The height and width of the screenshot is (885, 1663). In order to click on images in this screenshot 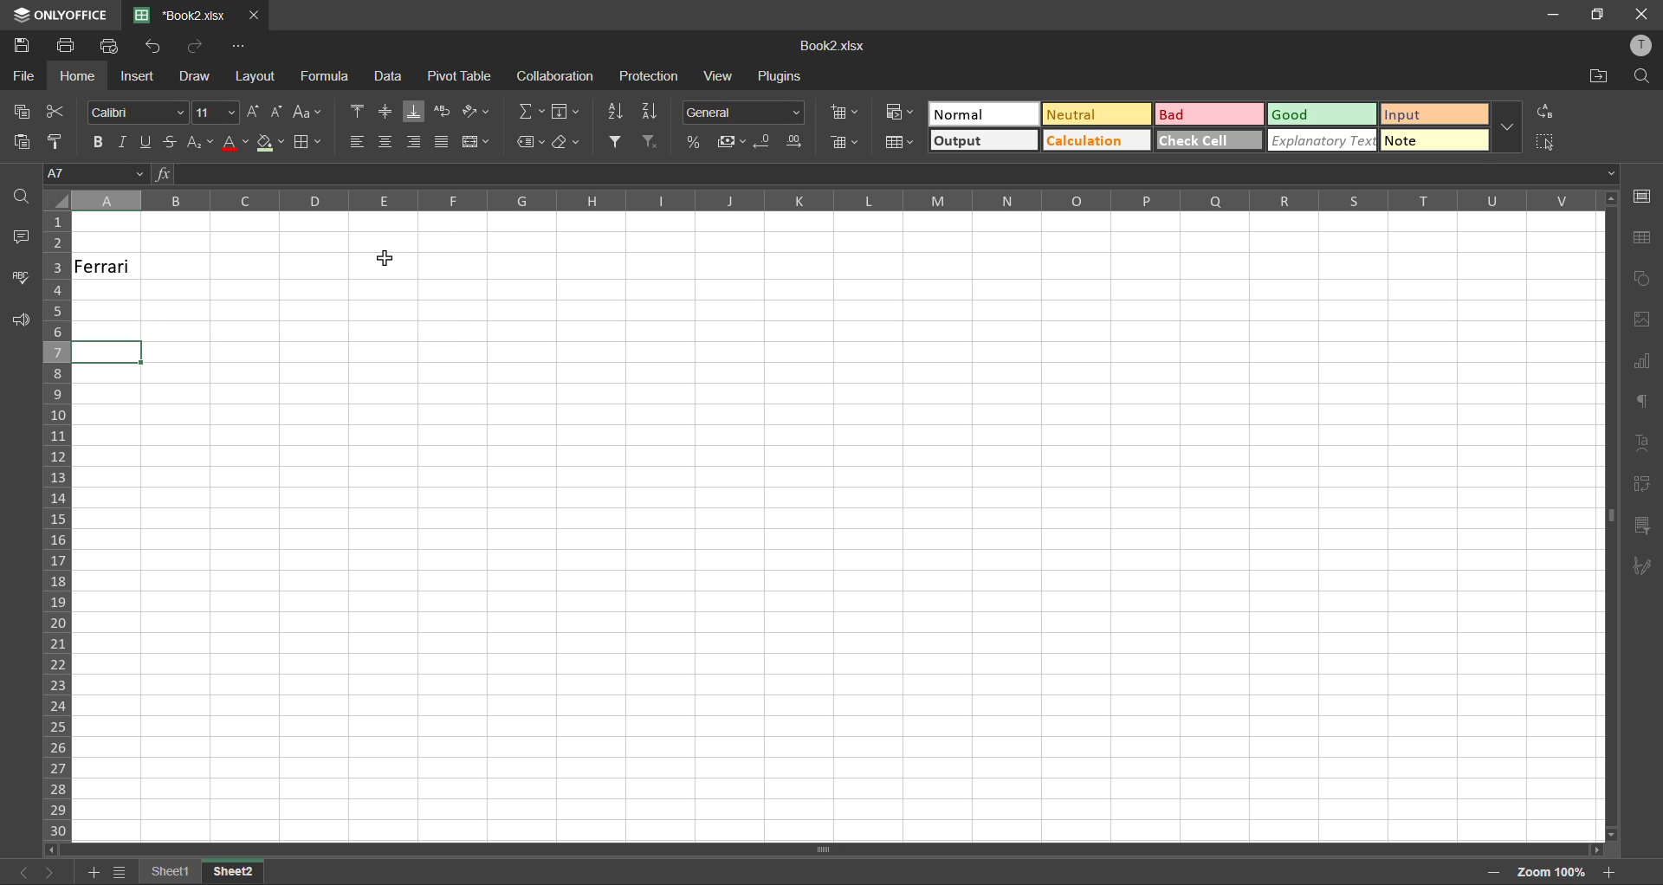, I will do `click(1644, 322)`.